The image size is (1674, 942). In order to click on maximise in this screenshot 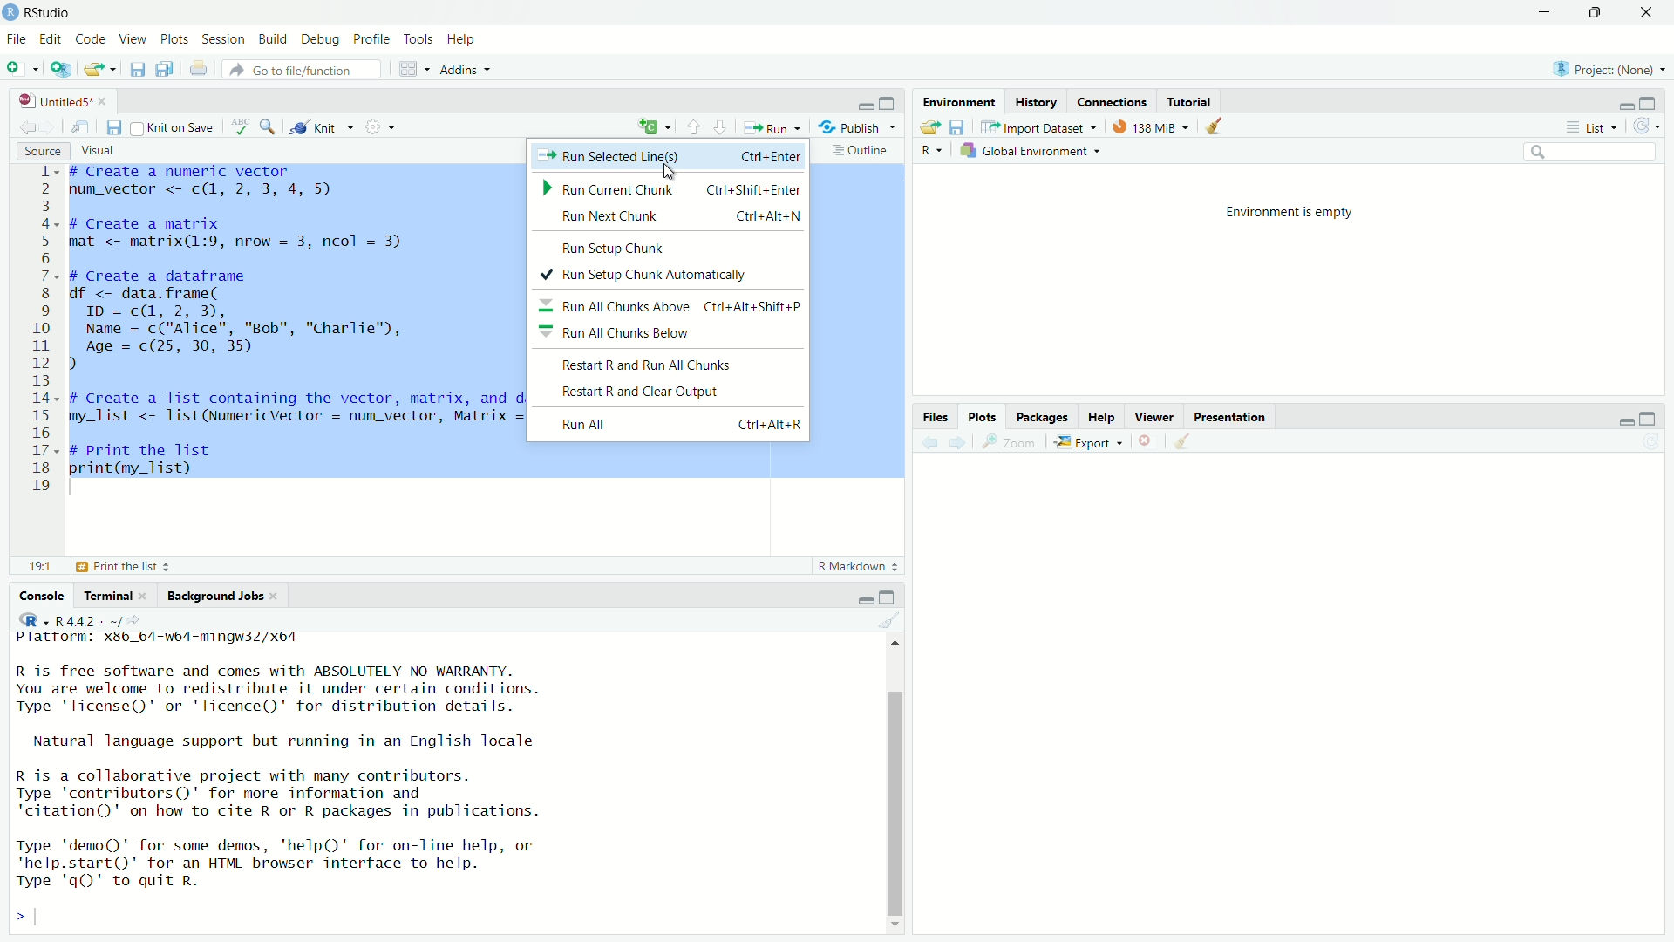, I will do `click(1654, 415)`.